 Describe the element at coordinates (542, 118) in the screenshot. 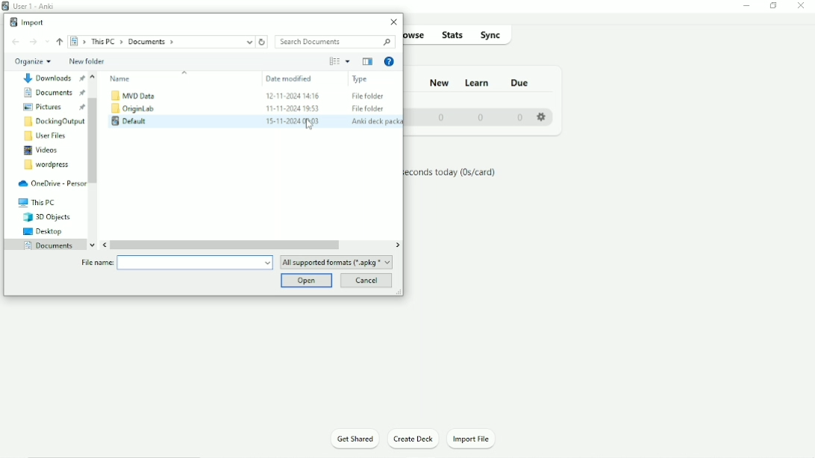

I see `Settings` at that location.